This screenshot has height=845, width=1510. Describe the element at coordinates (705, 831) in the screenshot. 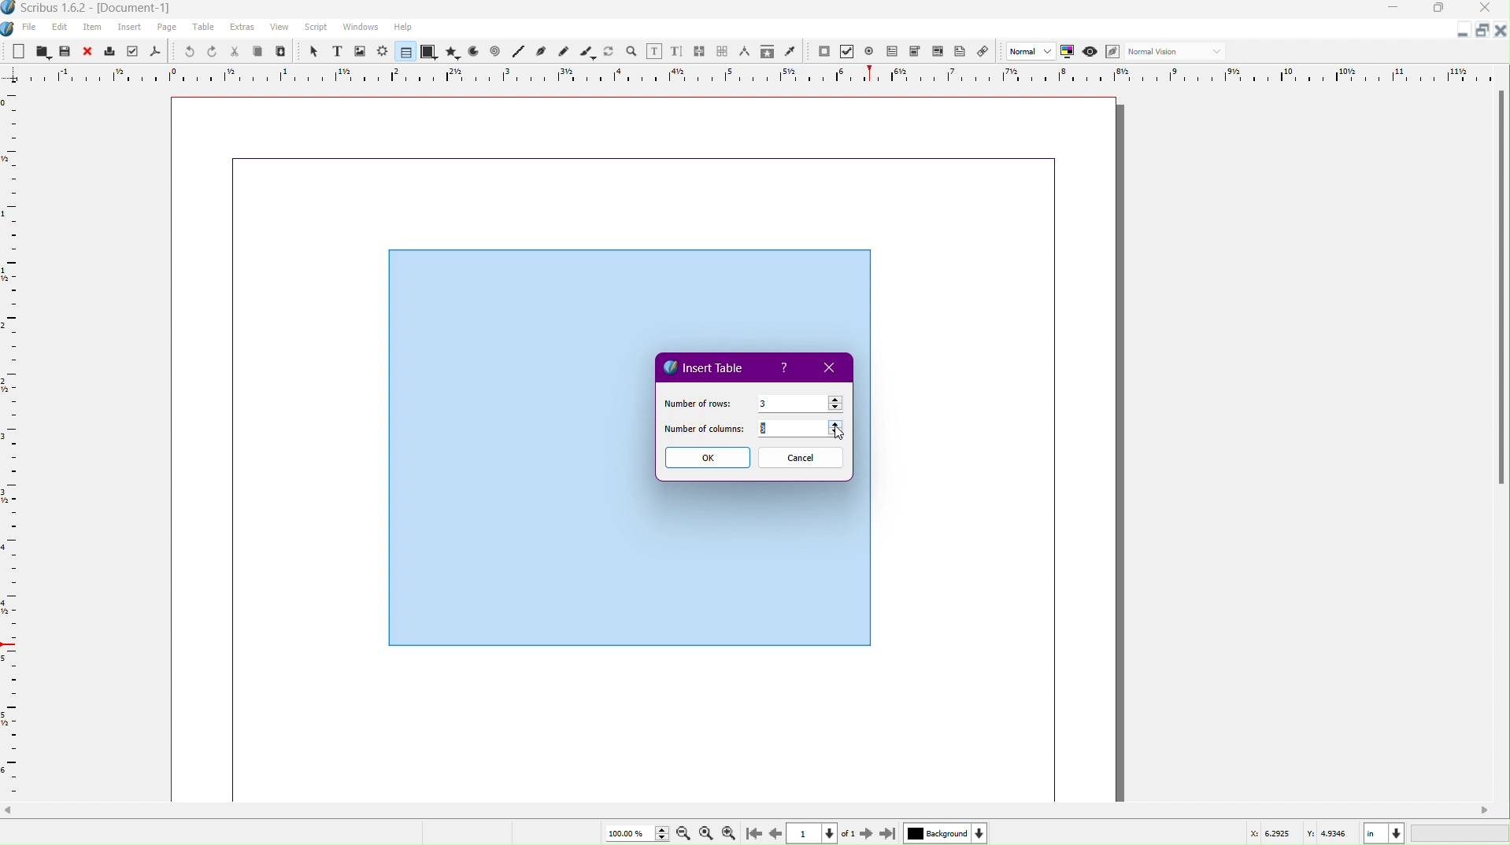

I see `Zoom to 100%` at that location.